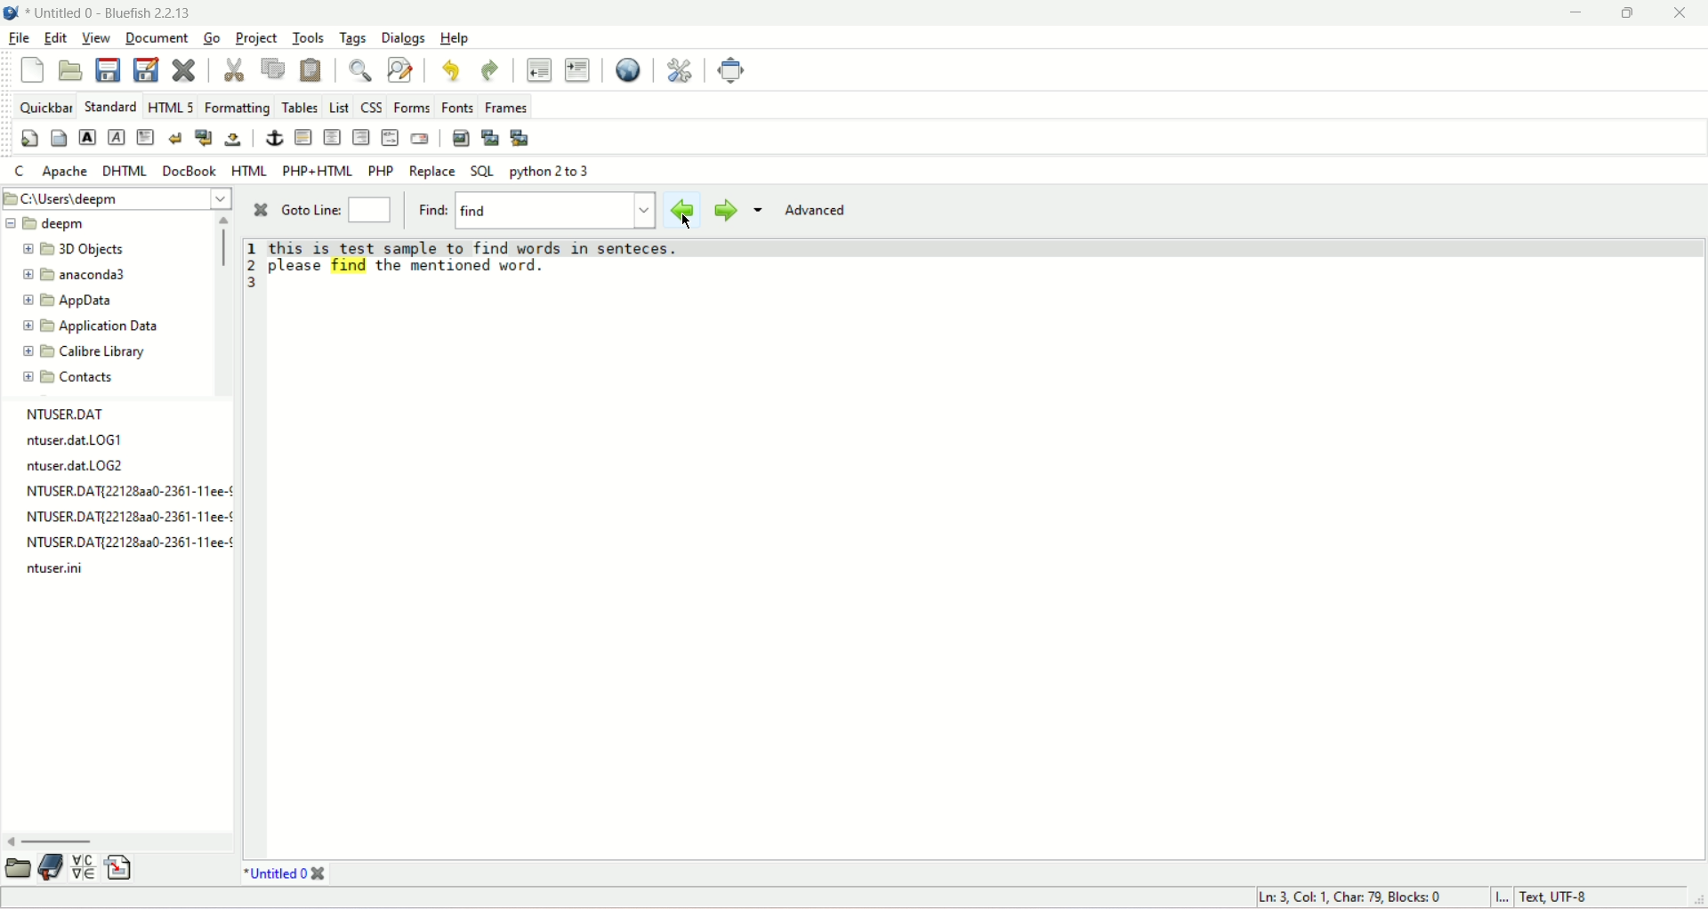 The height and width of the screenshot is (909, 1708). Describe the element at coordinates (455, 39) in the screenshot. I see `help` at that location.